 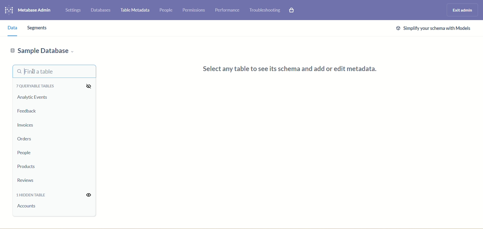 What do you see at coordinates (166, 10) in the screenshot?
I see `people` at bounding box center [166, 10].